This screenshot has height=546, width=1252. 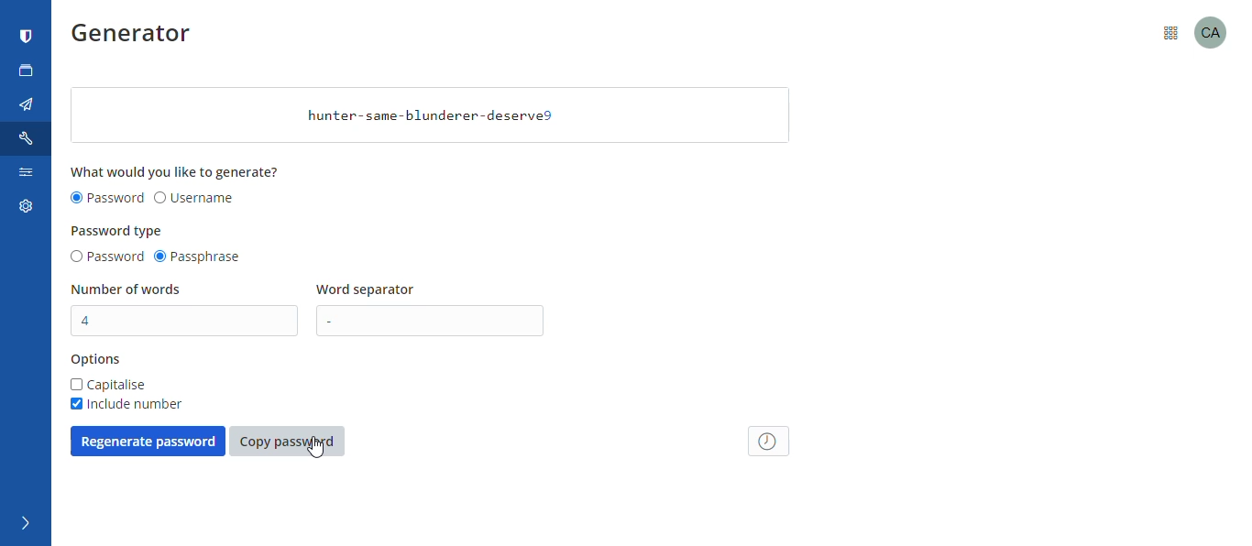 I want to click on number of words textbox, so click(x=186, y=321).